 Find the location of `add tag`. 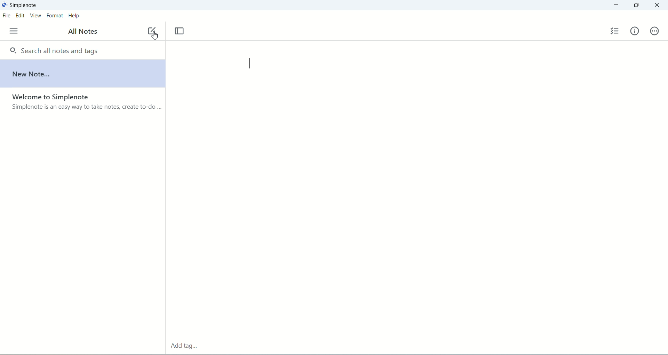

add tag is located at coordinates (187, 344).